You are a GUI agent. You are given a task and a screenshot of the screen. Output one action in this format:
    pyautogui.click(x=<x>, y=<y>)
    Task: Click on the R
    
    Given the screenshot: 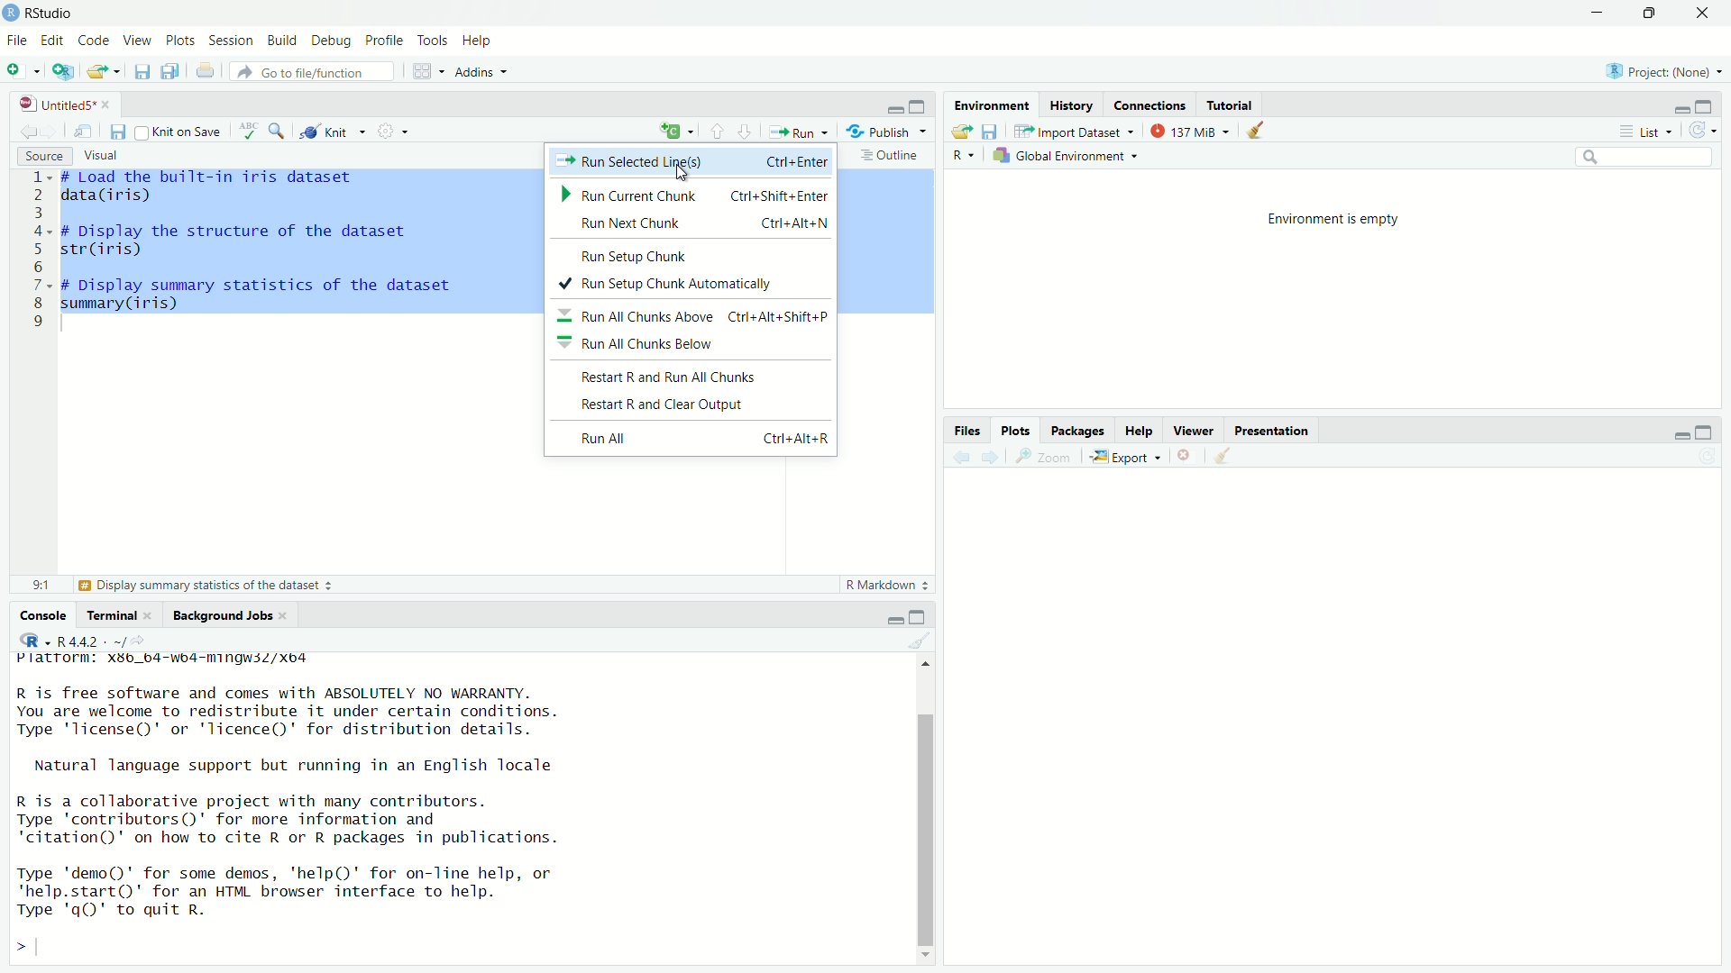 What is the action you would take?
    pyautogui.click(x=964, y=155)
    